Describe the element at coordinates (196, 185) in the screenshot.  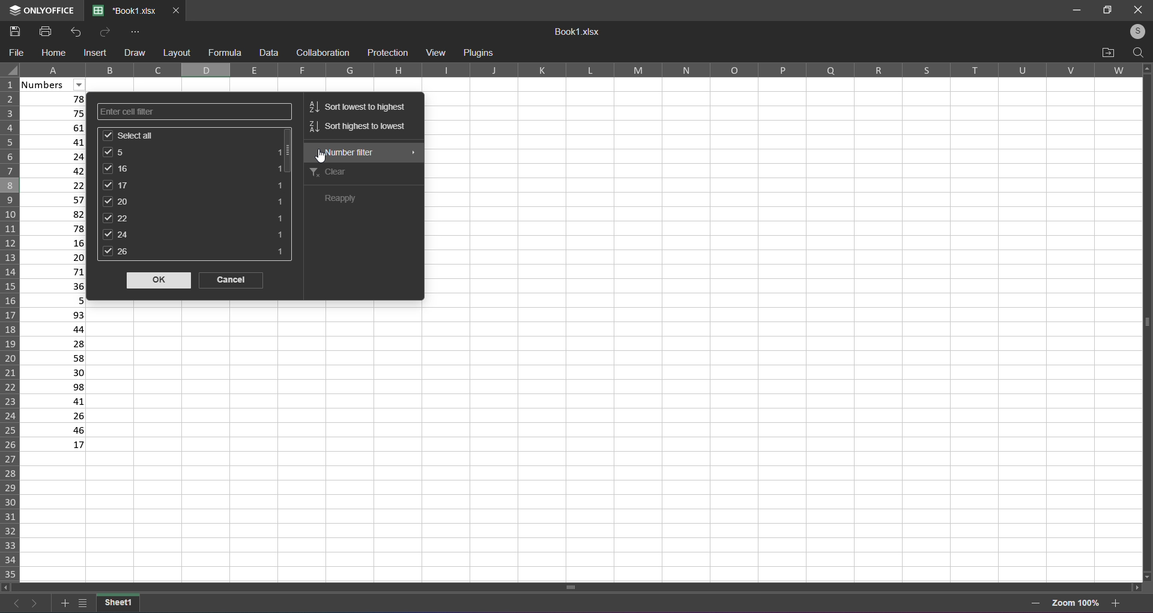
I see `17` at that location.